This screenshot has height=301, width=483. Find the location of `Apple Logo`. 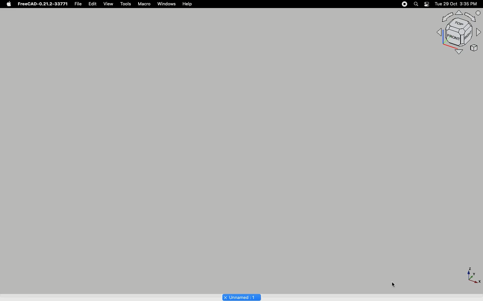

Apple Logo is located at coordinates (9, 4).